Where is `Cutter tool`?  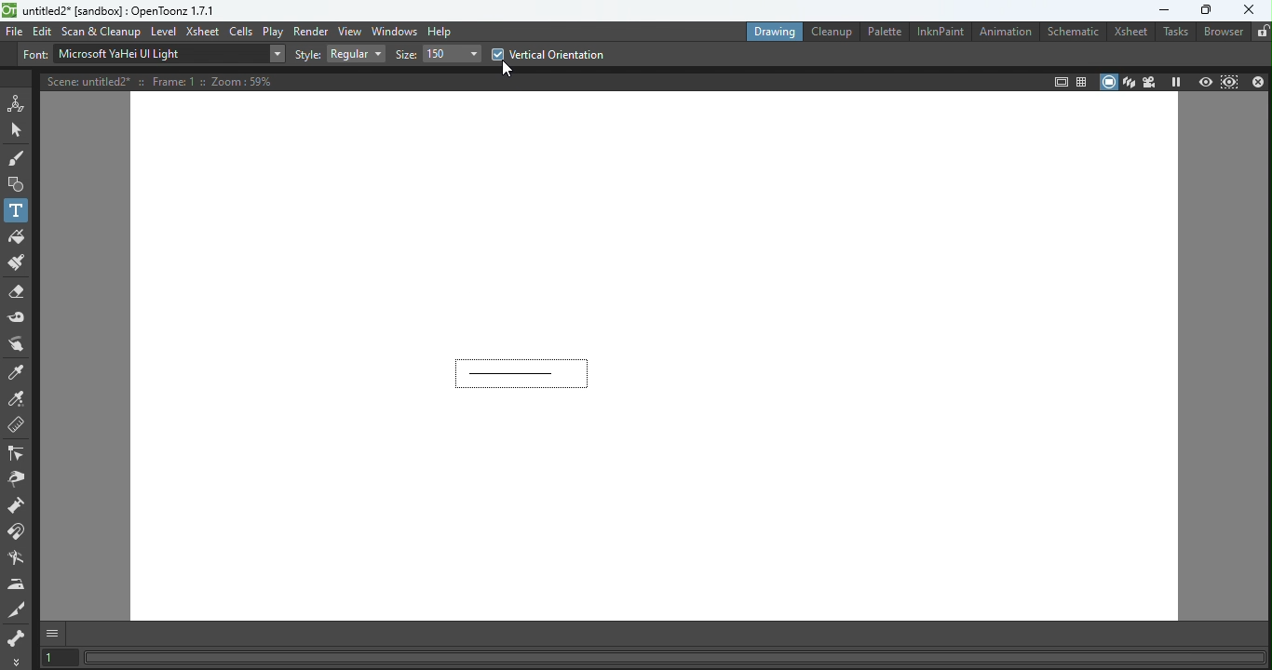
Cutter tool is located at coordinates (15, 609).